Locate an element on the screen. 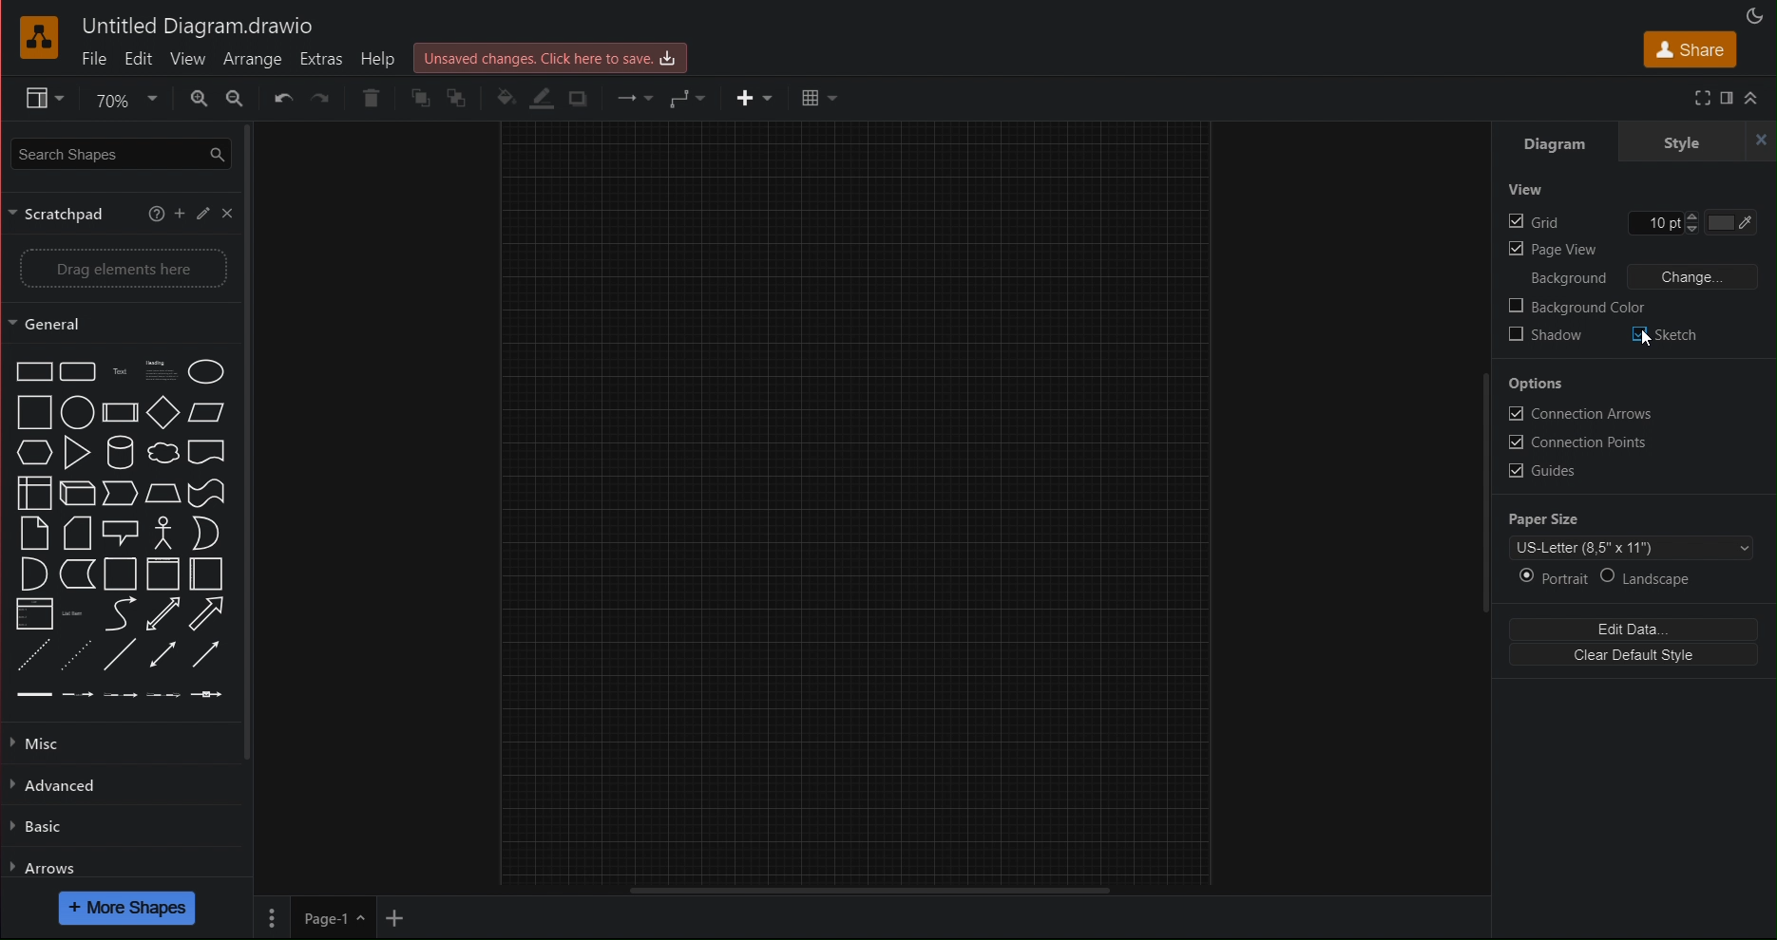 The width and height of the screenshot is (1777, 940). Clear Default Style is located at coordinates (1638, 661).